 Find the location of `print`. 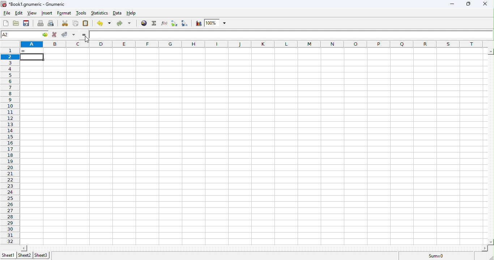

print is located at coordinates (41, 24).